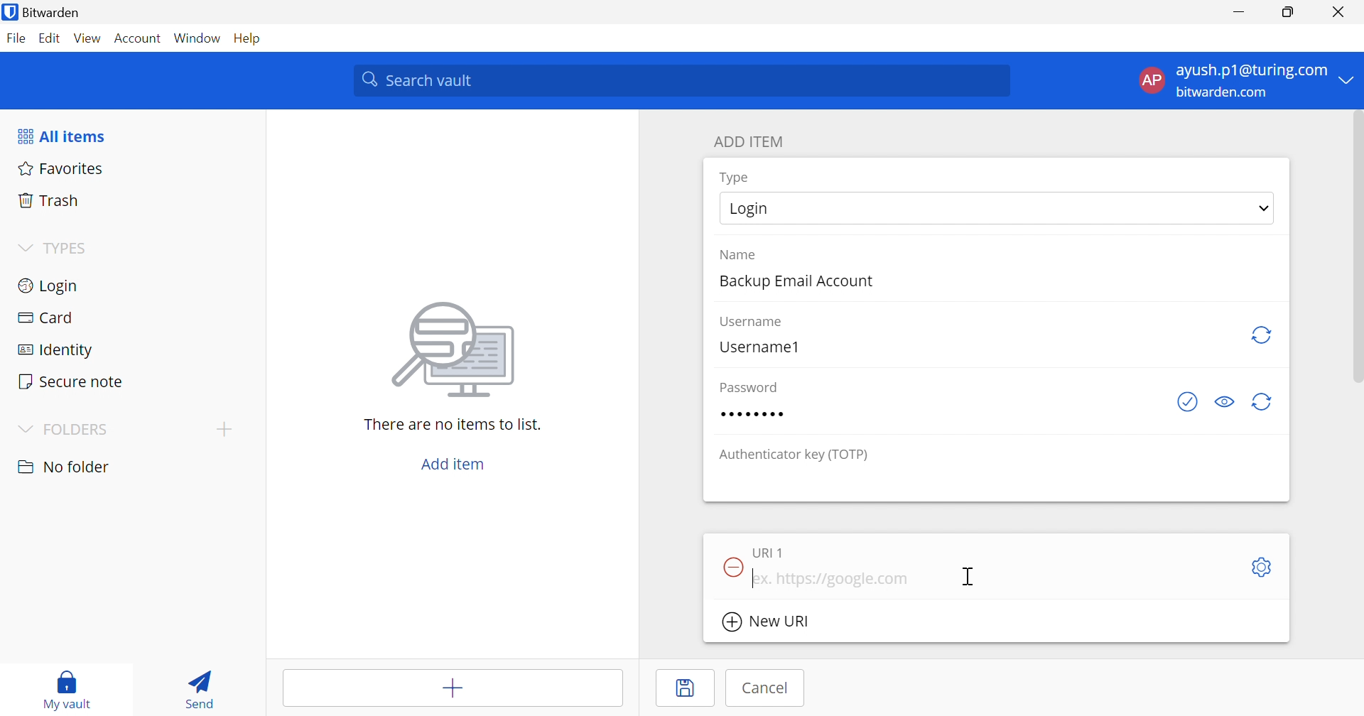 The image size is (1364, 716). What do you see at coordinates (754, 578) in the screenshot?
I see `Typing cursor` at bounding box center [754, 578].